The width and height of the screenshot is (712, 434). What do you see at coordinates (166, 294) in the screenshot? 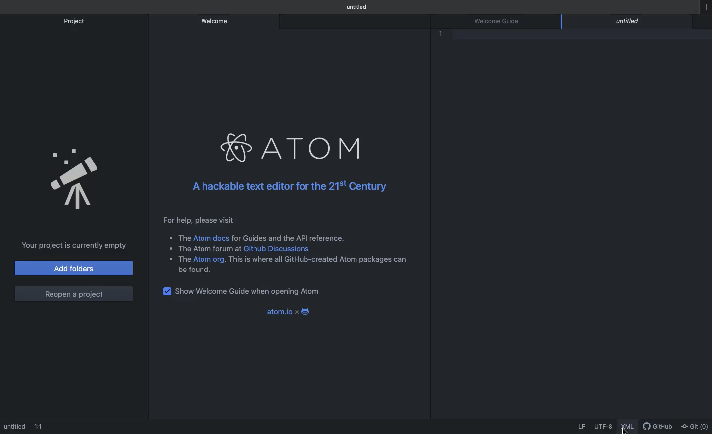
I see `checkbox ` at bounding box center [166, 294].